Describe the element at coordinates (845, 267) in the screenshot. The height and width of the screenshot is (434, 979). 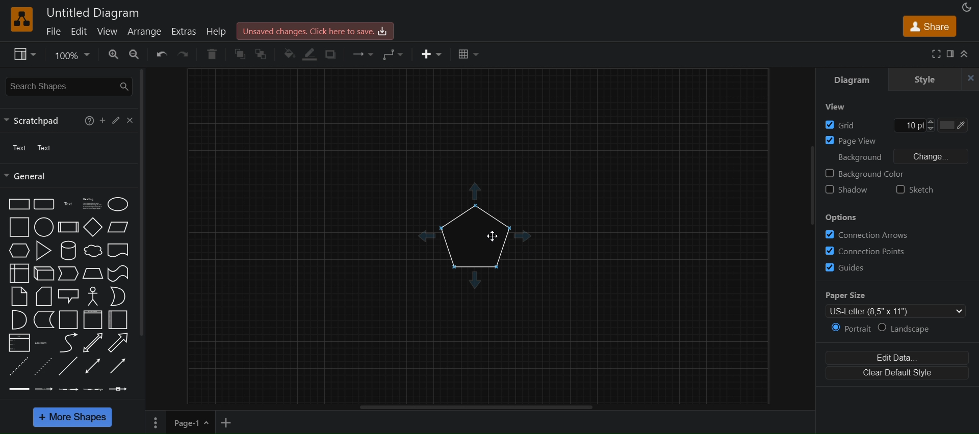
I see `Guides toggle` at that location.